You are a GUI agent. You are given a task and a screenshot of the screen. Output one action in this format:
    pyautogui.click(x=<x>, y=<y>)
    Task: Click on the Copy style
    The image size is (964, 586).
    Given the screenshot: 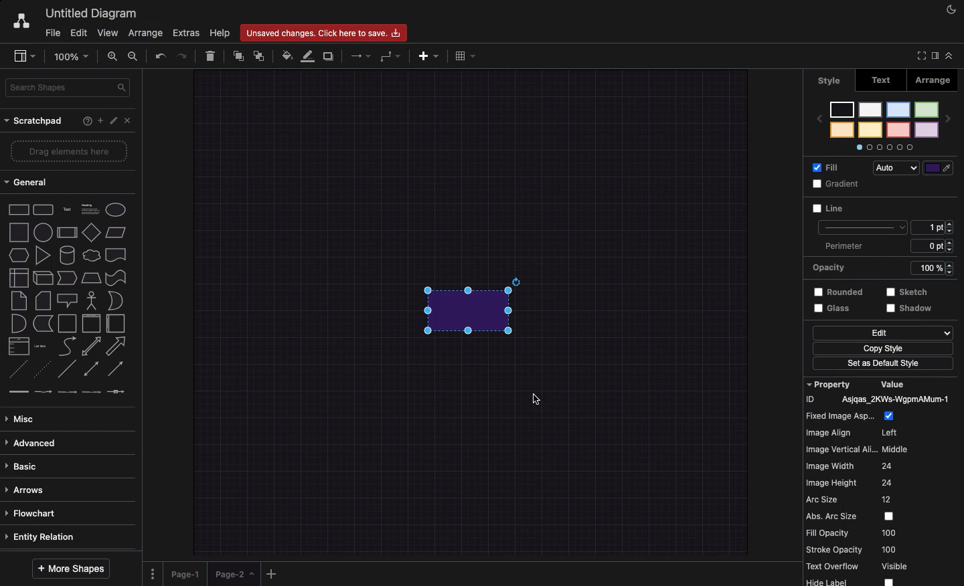 What is the action you would take?
    pyautogui.click(x=882, y=350)
    